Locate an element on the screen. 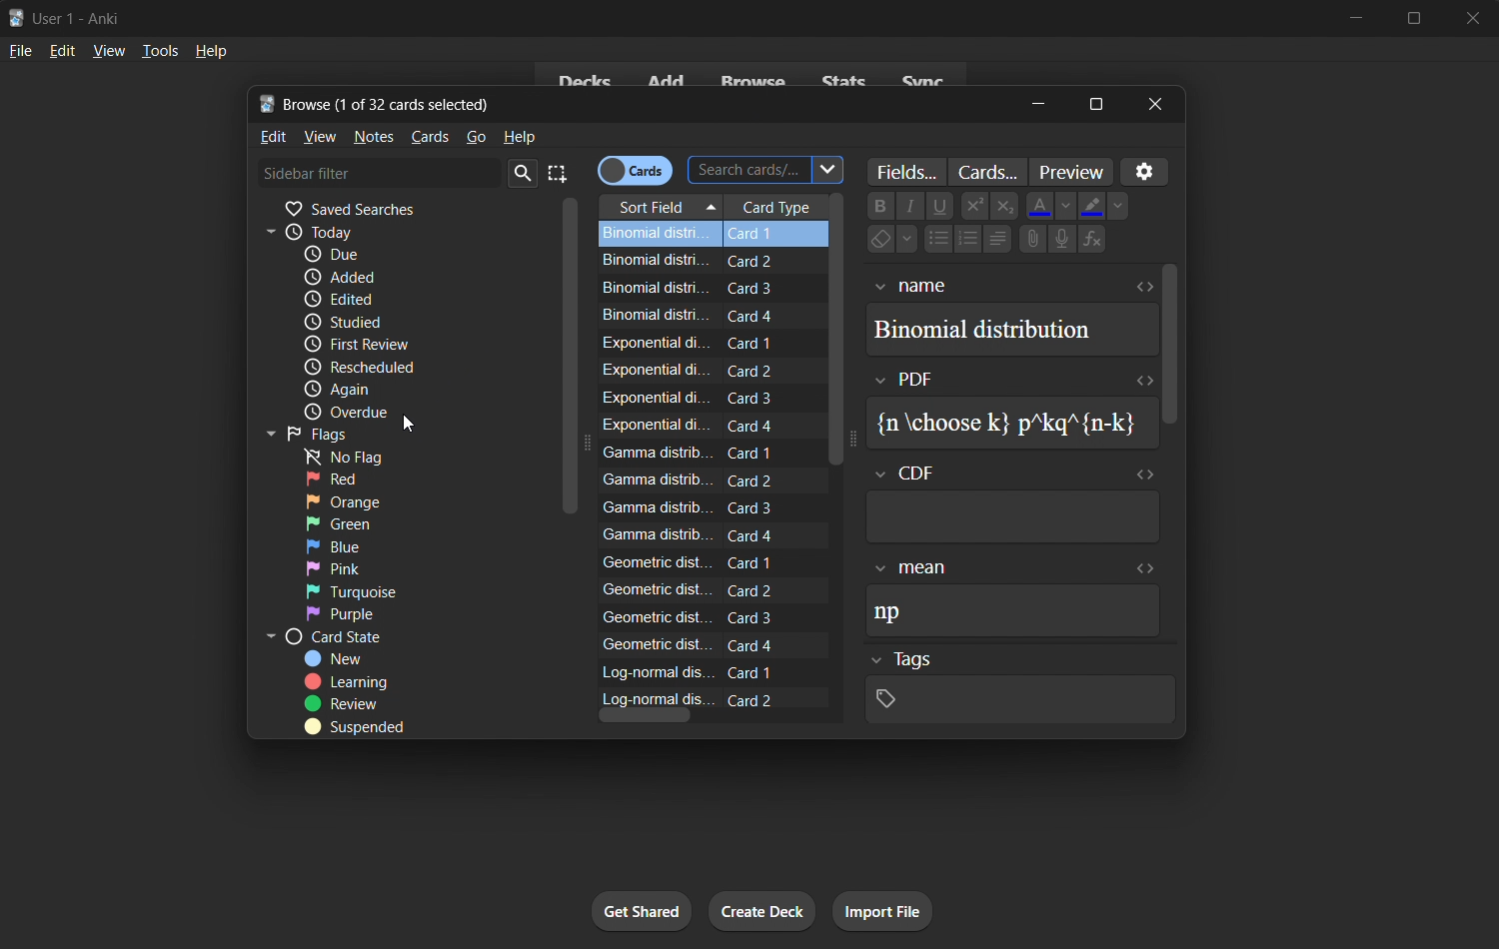  np is located at coordinates (998, 610).